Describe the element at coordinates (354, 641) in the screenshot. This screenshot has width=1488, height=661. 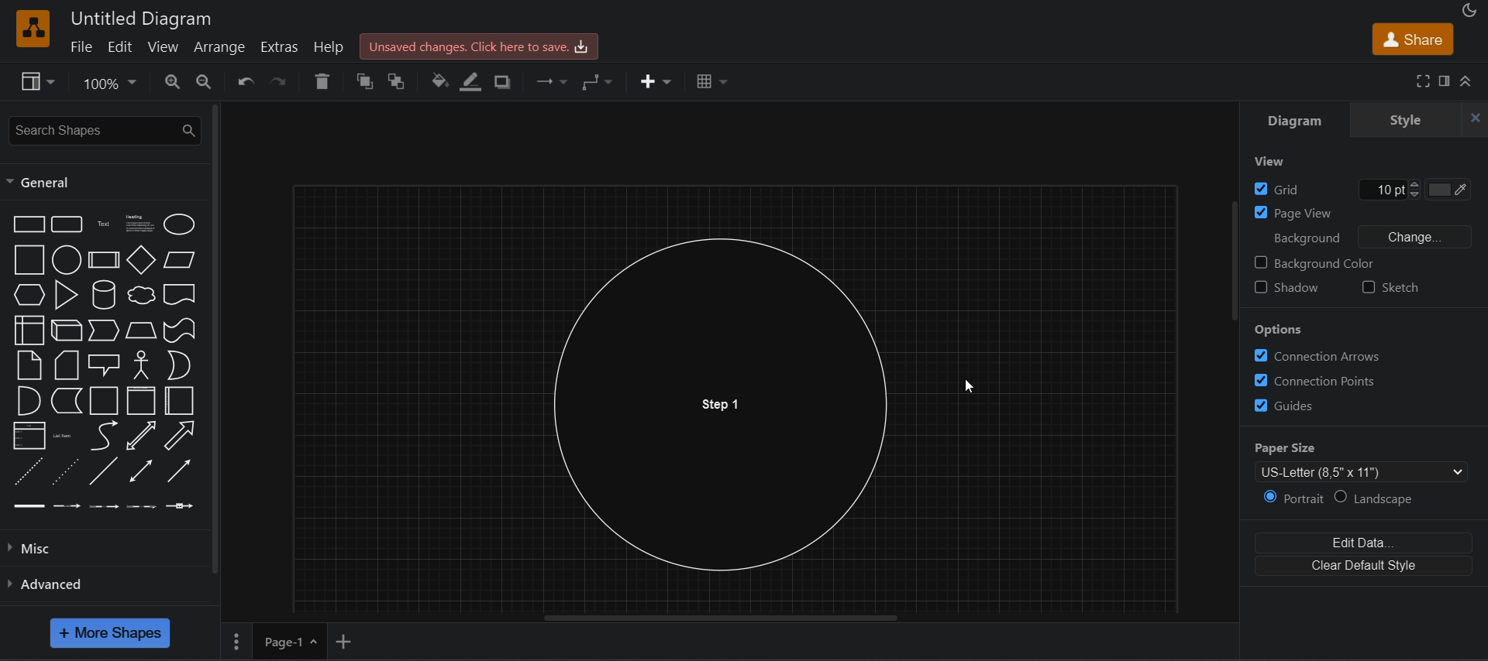
I see `add new page` at that location.